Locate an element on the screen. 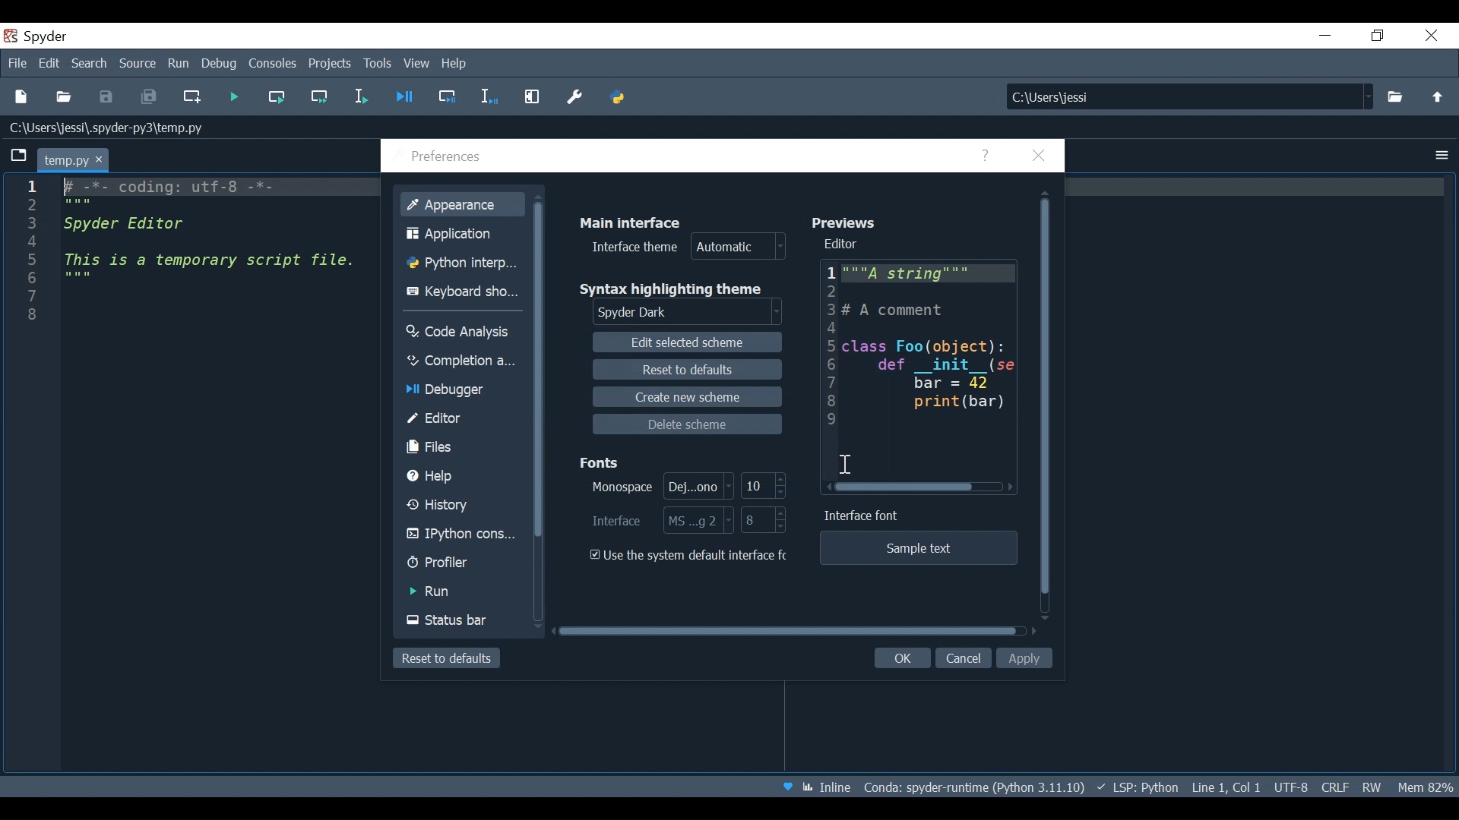 This screenshot has width=1459, height=820. Consoles is located at coordinates (272, 64).